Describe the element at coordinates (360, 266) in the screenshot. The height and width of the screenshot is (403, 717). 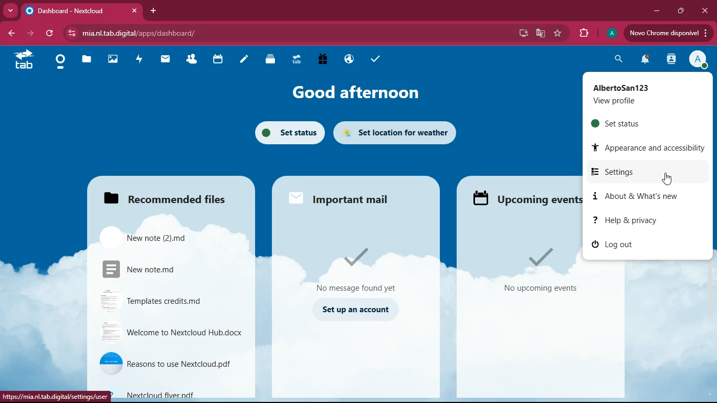
I see `mail` at that location.